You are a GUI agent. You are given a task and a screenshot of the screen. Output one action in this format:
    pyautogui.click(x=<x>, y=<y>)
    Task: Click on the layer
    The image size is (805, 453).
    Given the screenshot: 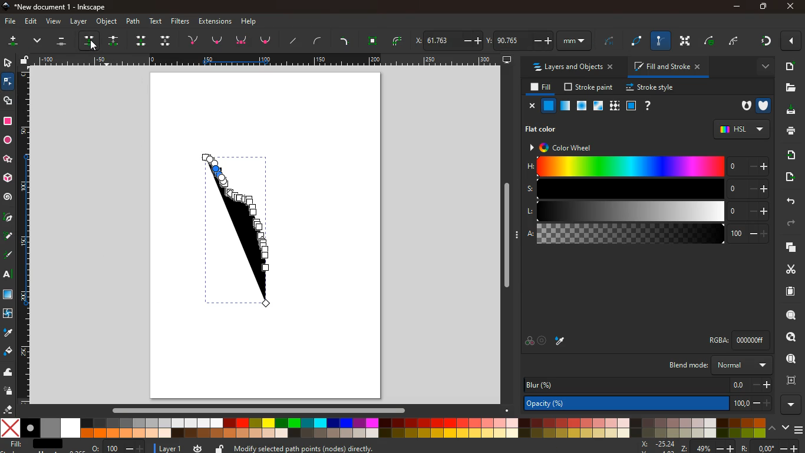 What is the action you would take?
    pyautogui.click(x=79, y=21)
    